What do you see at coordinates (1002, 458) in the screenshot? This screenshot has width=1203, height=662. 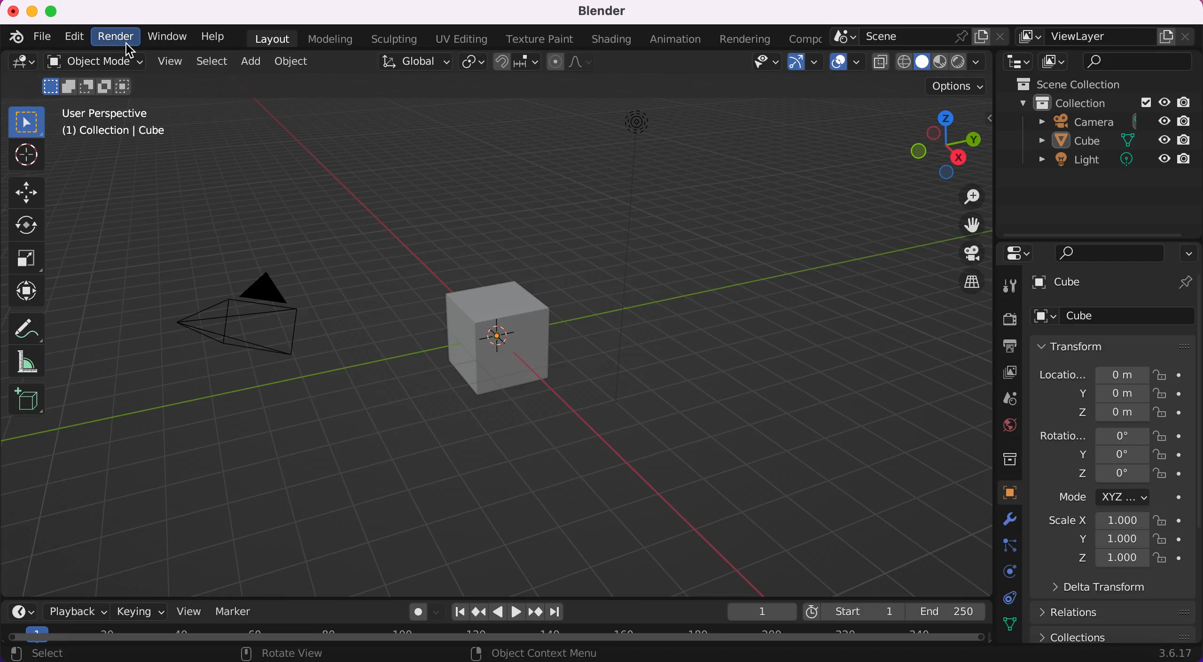 I see `collections` at bounding box center [1002, 458].